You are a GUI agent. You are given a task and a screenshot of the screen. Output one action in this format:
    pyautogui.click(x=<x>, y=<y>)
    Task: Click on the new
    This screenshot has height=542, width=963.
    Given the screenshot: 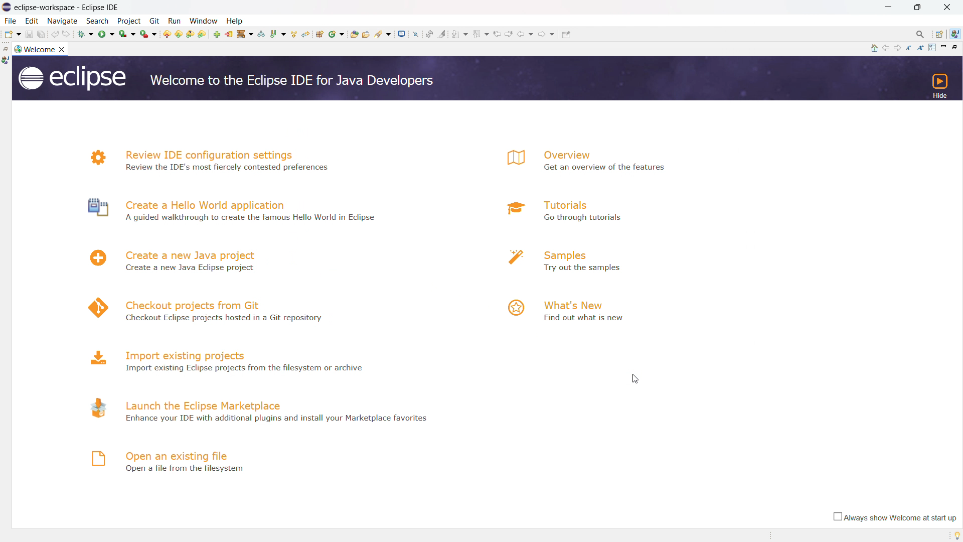 What is the action you would take?
    pyautogui.click(x=12, y=34)
    